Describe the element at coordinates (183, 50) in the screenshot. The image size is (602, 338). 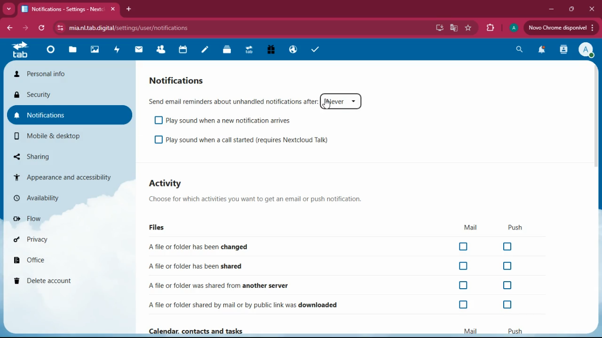
I see `calendar` at that location.